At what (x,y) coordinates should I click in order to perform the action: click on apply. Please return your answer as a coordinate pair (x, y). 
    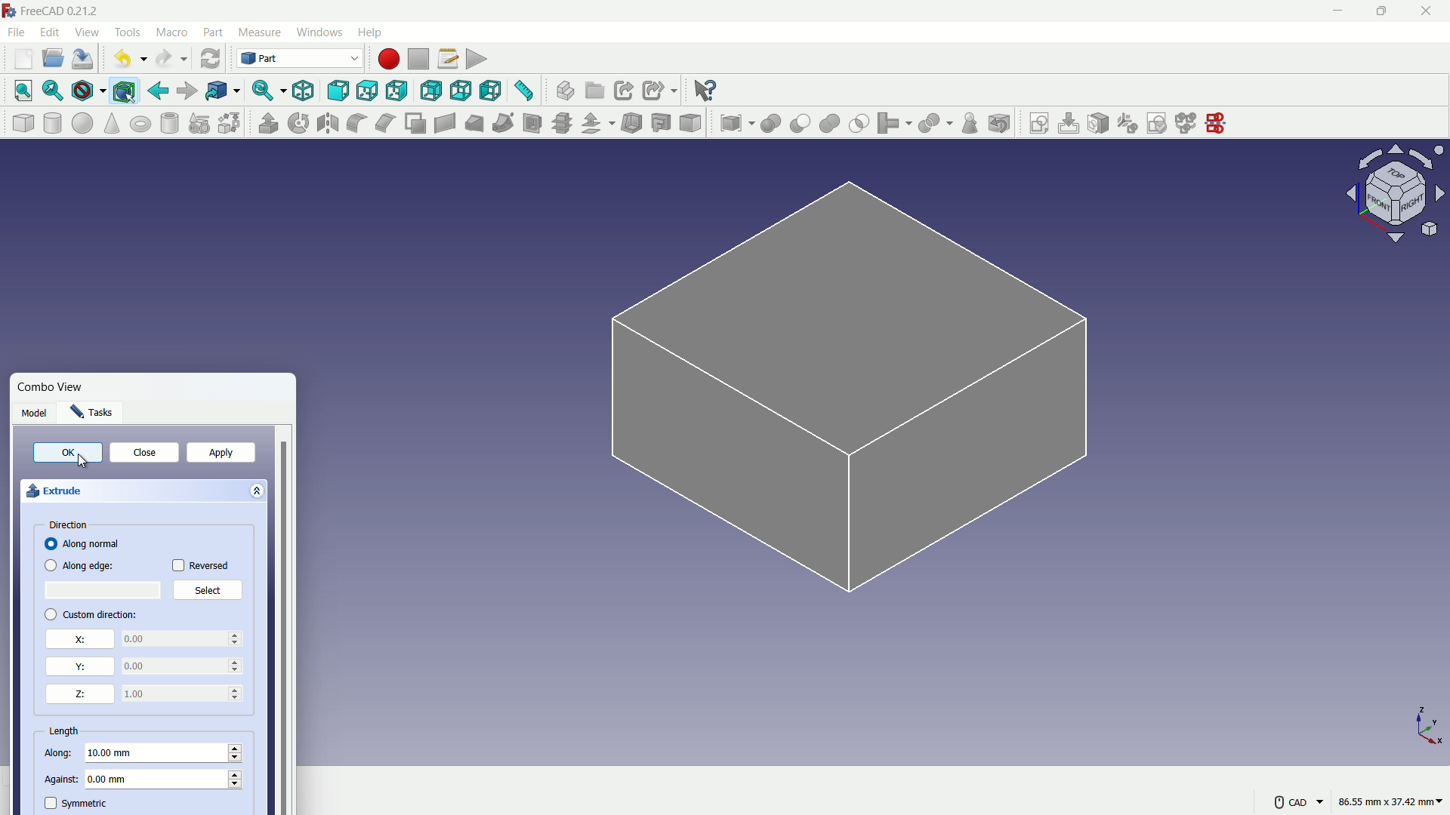
    Looking at the image, I should click on (224, 453).